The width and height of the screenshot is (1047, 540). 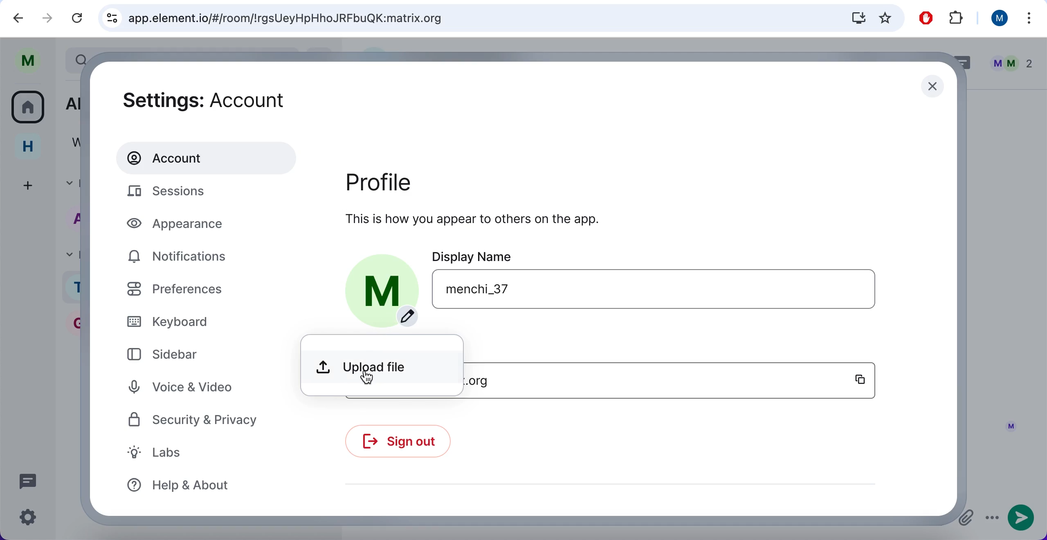 I want to click on settings: account, so click(x=222, y=100).